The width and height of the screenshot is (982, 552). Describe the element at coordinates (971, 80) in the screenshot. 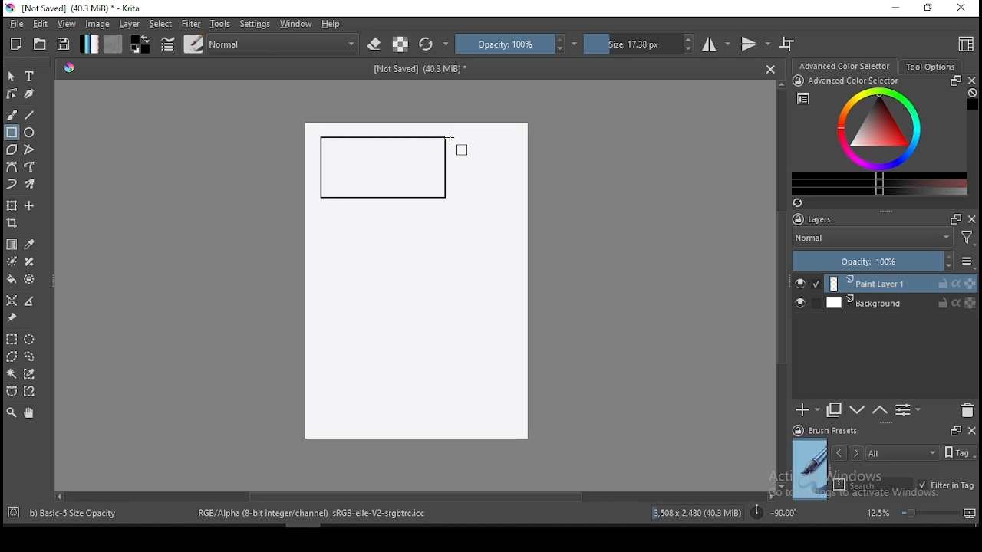

I see `close docker` at that location.